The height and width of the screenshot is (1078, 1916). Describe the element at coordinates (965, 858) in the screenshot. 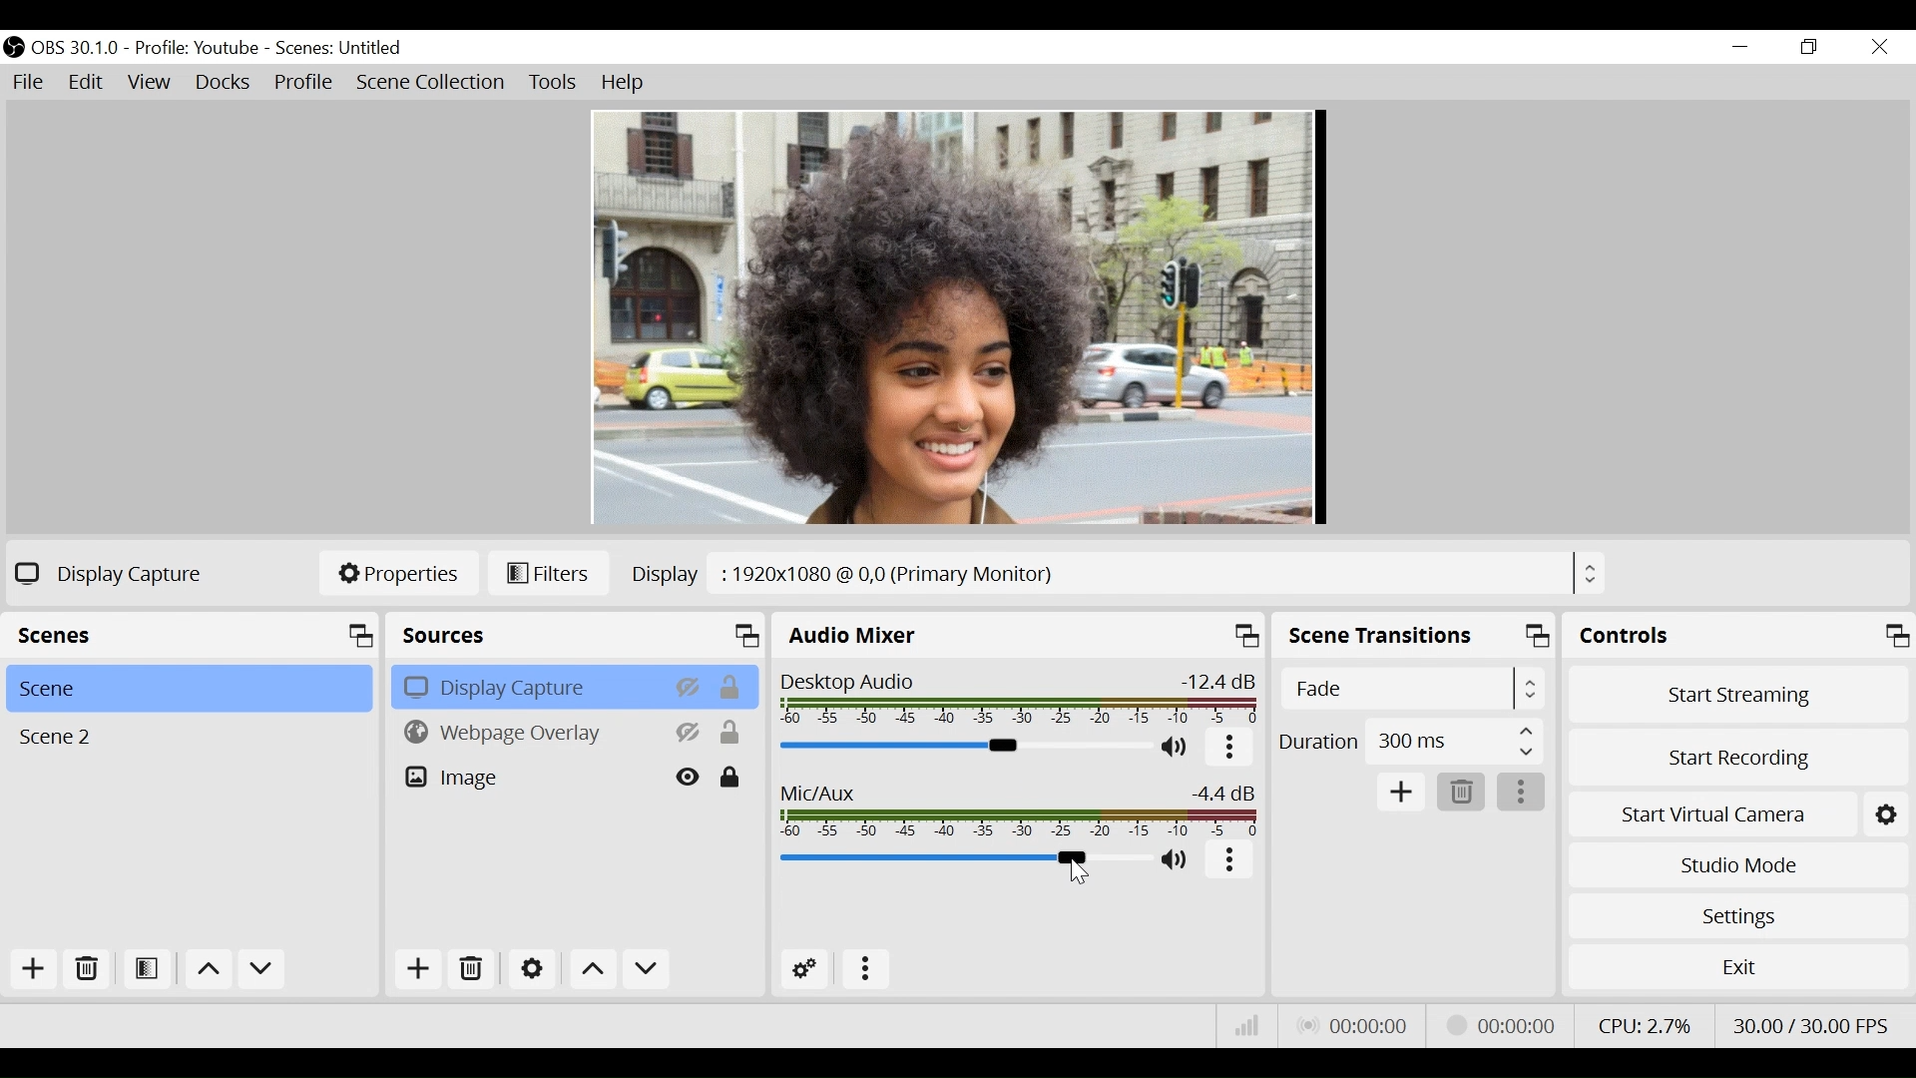

I see `Mic/Aux Slider` at that location.